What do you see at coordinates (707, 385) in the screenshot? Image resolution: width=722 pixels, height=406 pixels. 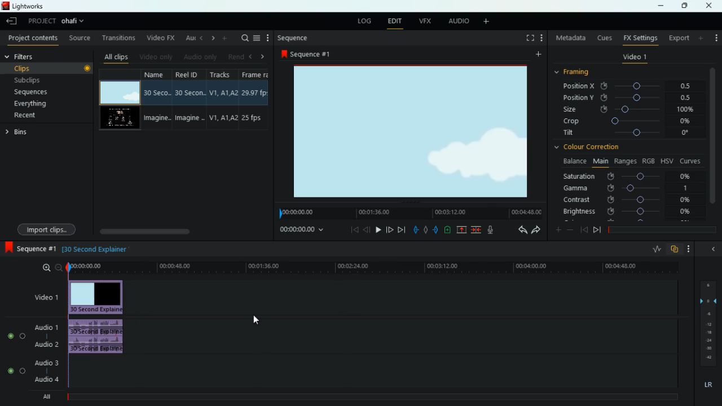 I see `lr` at bounding box center [707, 385].